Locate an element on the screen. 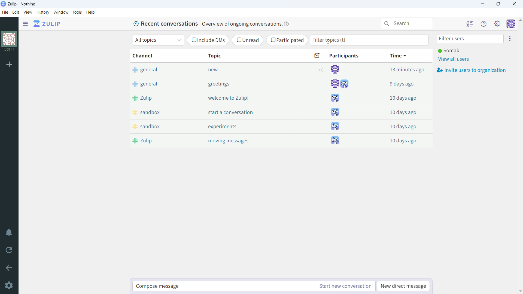  start a conversation is located at coordinates (250, 112).